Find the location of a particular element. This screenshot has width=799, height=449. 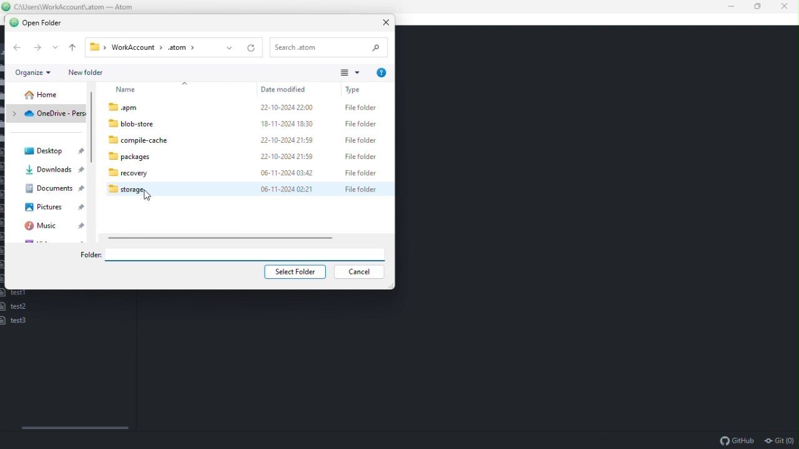

Restore is located at coordinates (760, 6).